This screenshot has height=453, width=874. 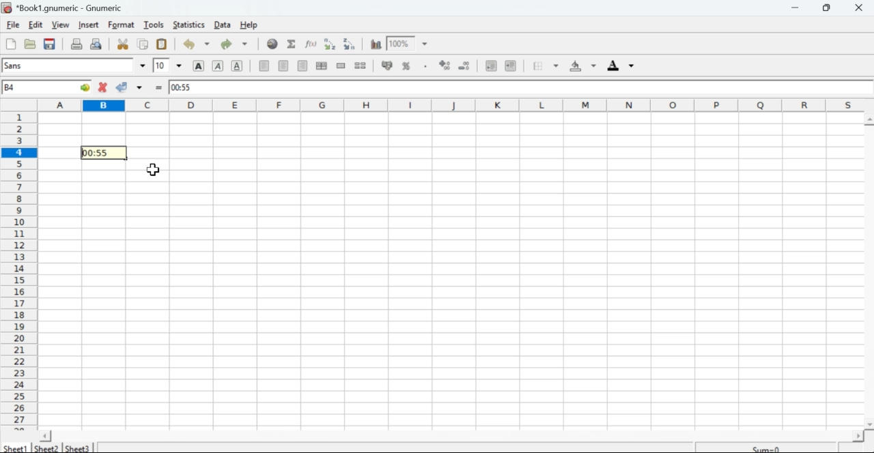 What do you see at coordinates (218, 67) in the screenshot?
I see `Italics` at bounding box center [218, 67].